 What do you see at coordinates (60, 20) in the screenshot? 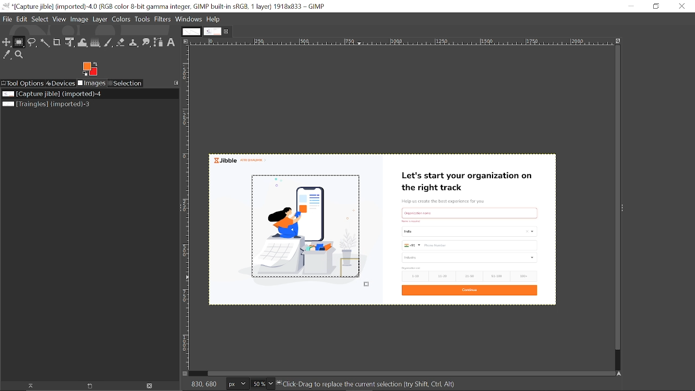
I see `View` at bounding box center [60, 20].